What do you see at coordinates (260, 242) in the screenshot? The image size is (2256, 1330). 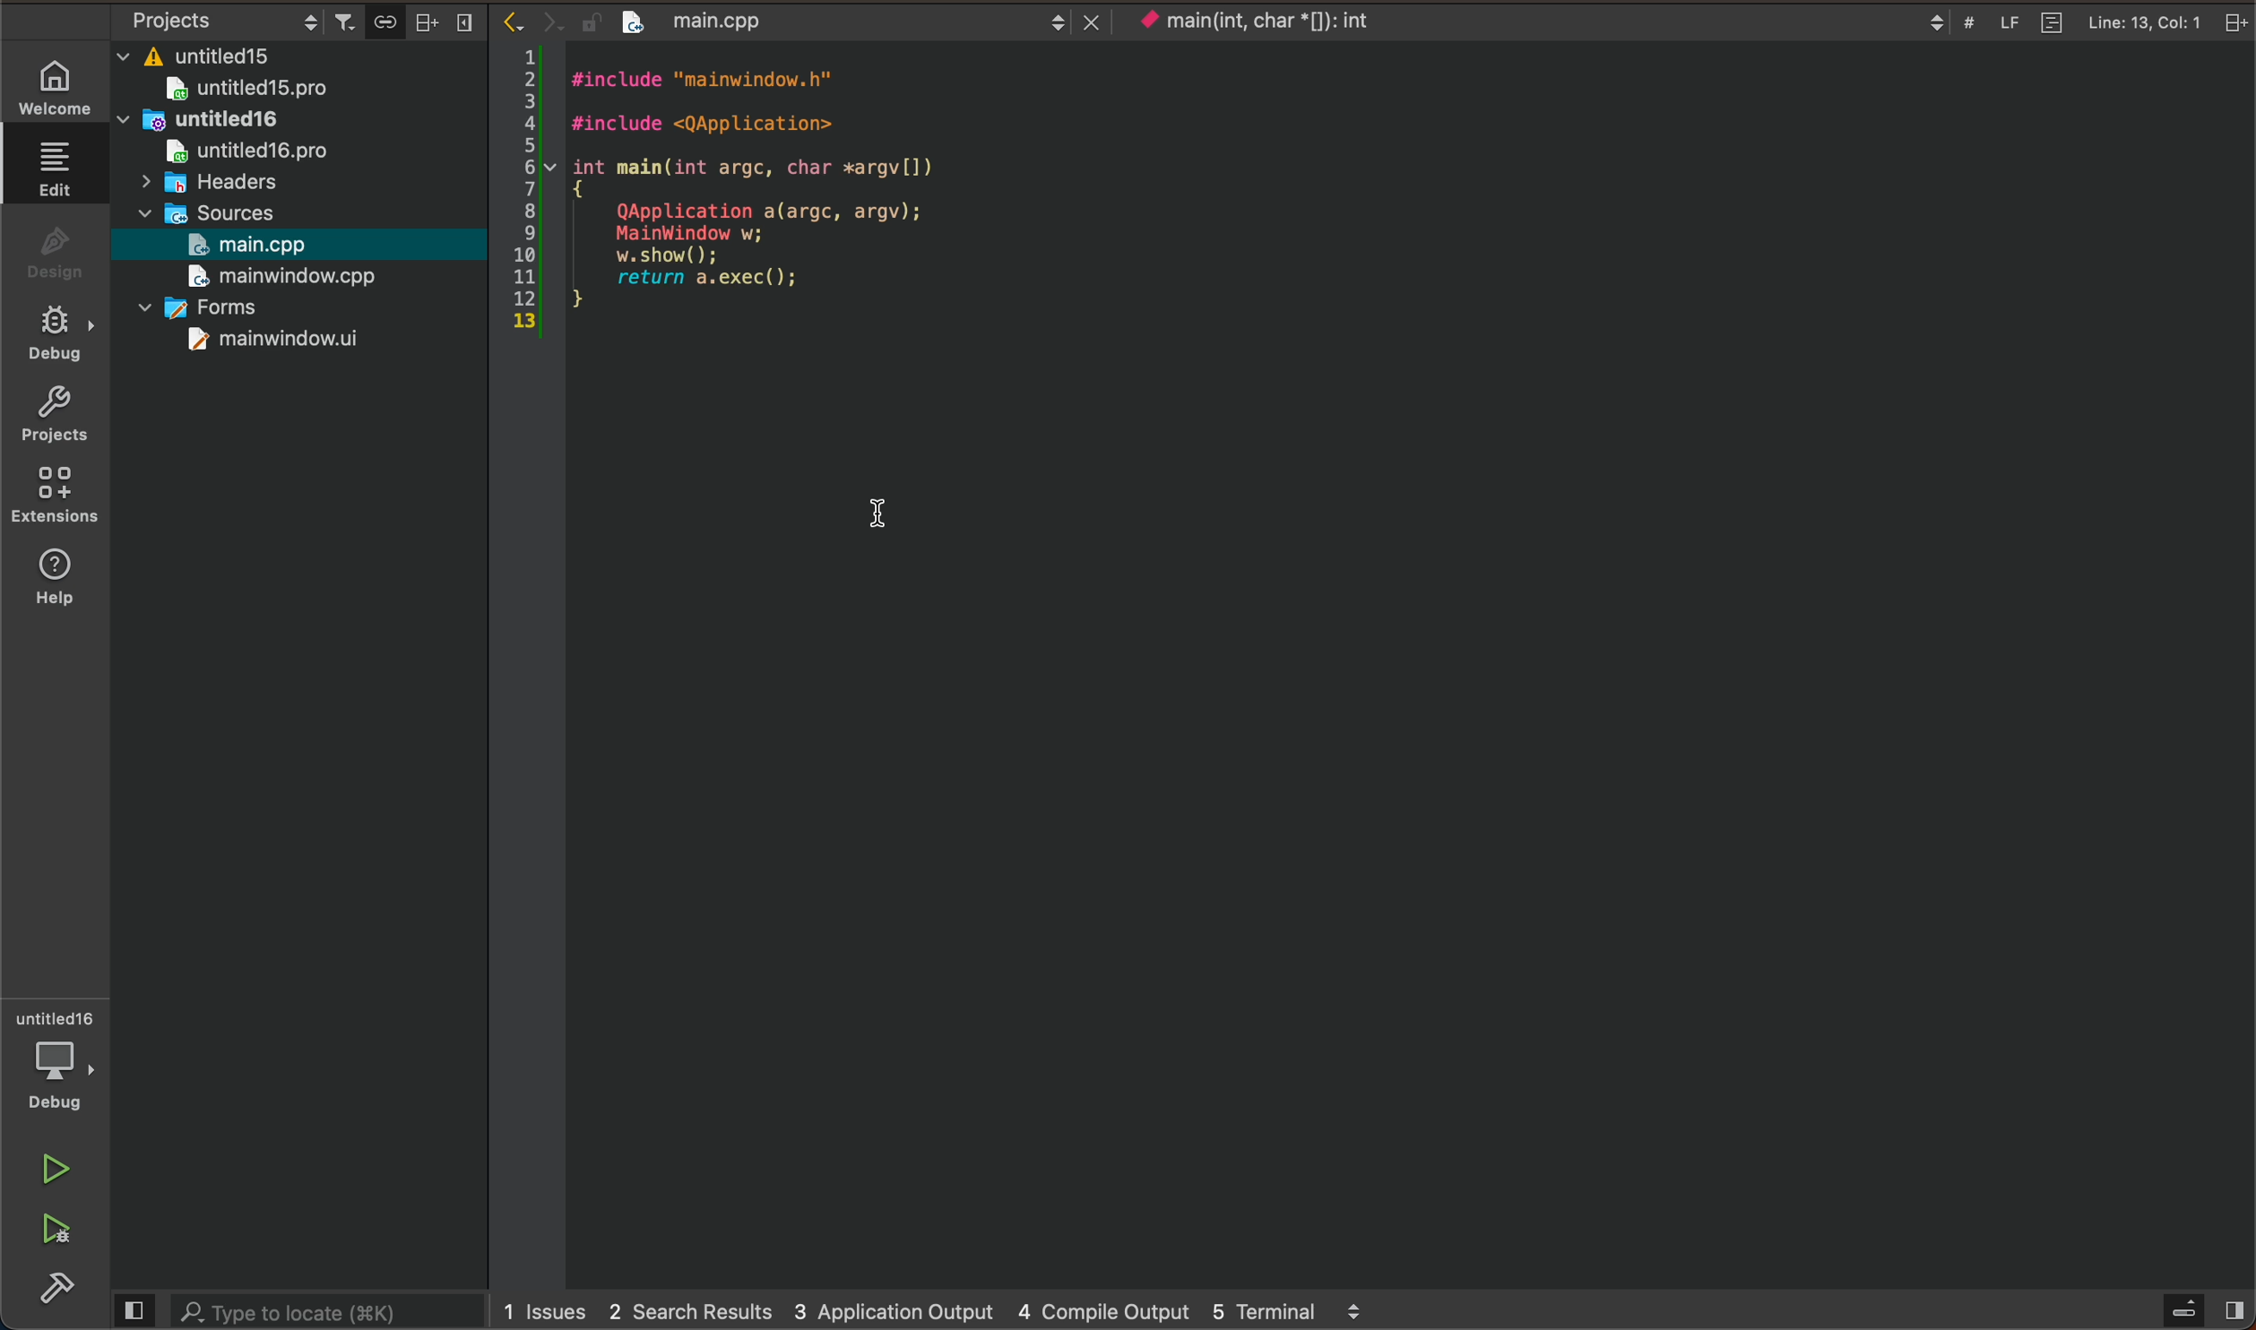 I see `main.cpp` at bounding box center [260, 242].